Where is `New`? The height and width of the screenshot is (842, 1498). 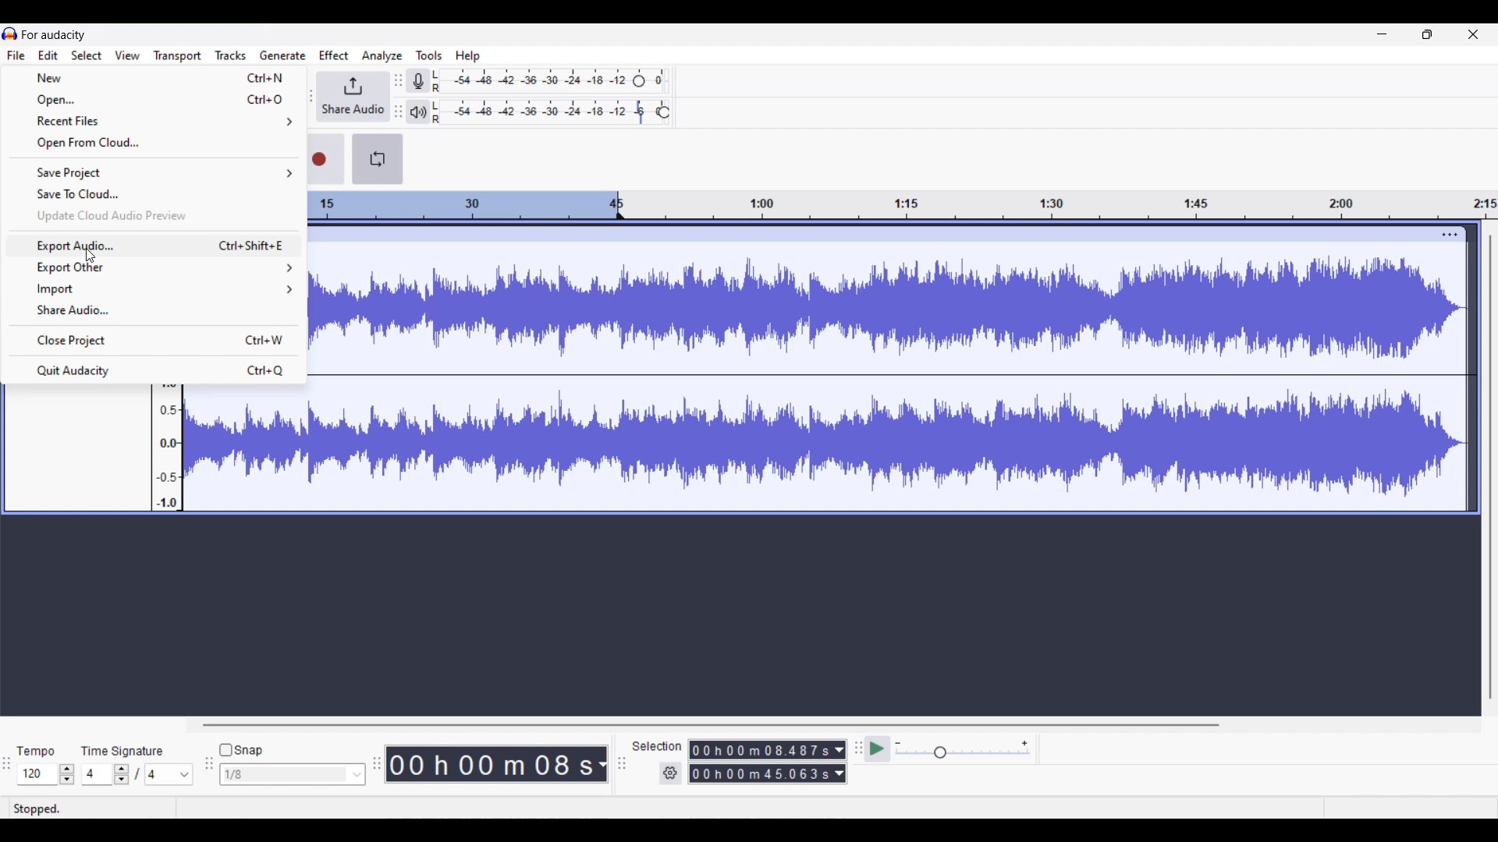 New is located at coordinates (155, 77).